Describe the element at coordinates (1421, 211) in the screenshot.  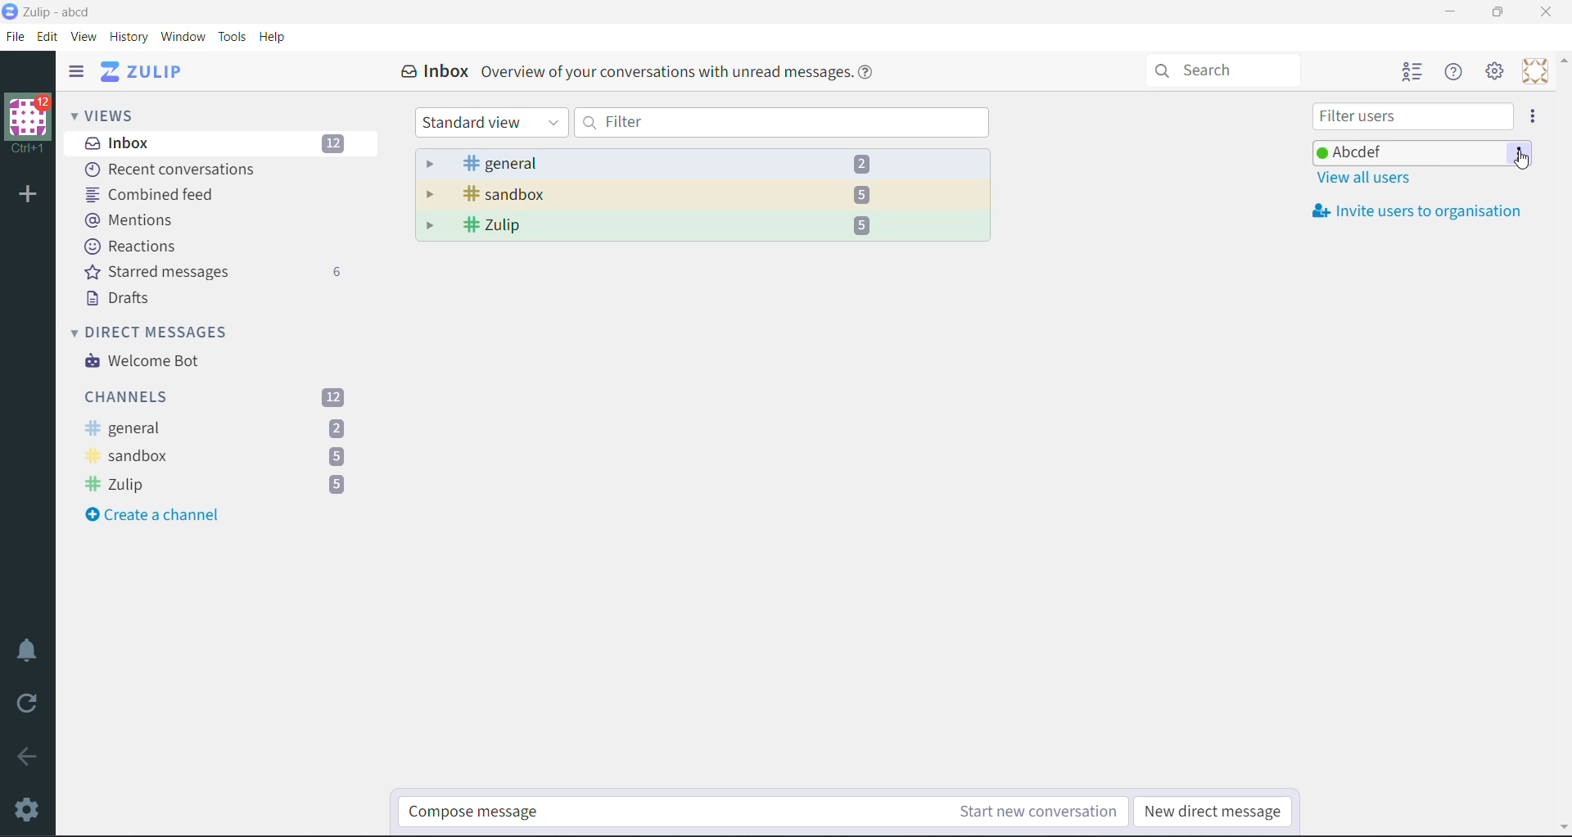
I see `Invite users to oraganization` at that location.